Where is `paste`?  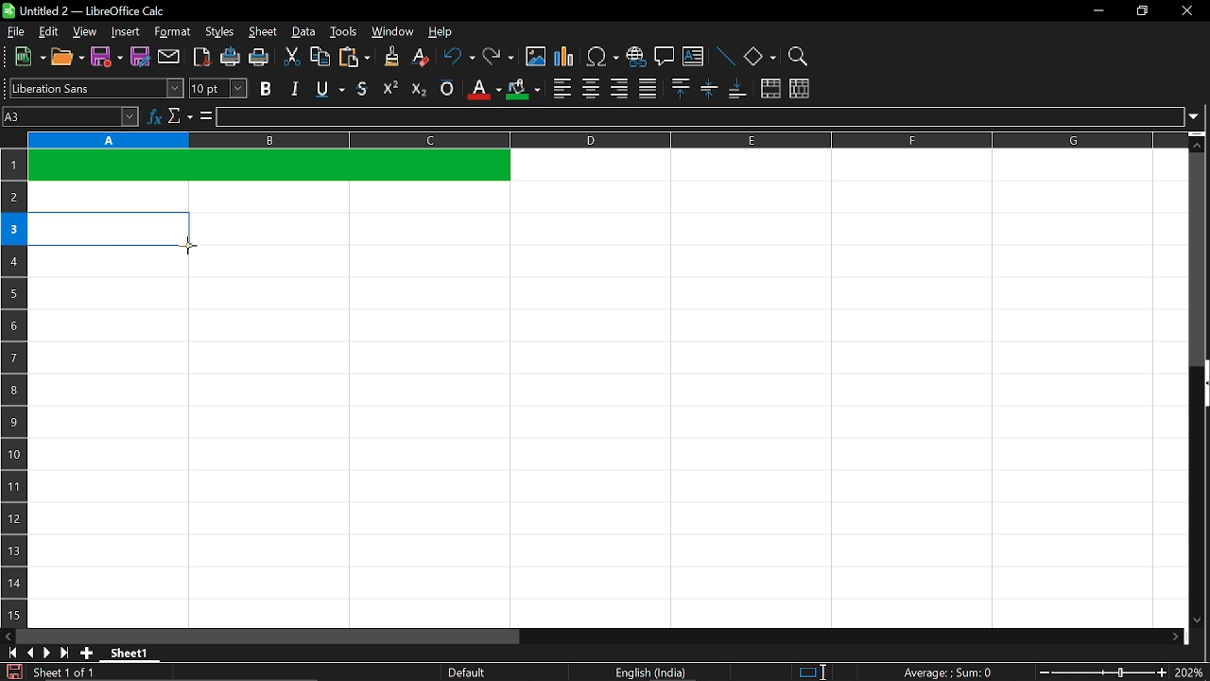 paste is located at coordinates (354, 58).